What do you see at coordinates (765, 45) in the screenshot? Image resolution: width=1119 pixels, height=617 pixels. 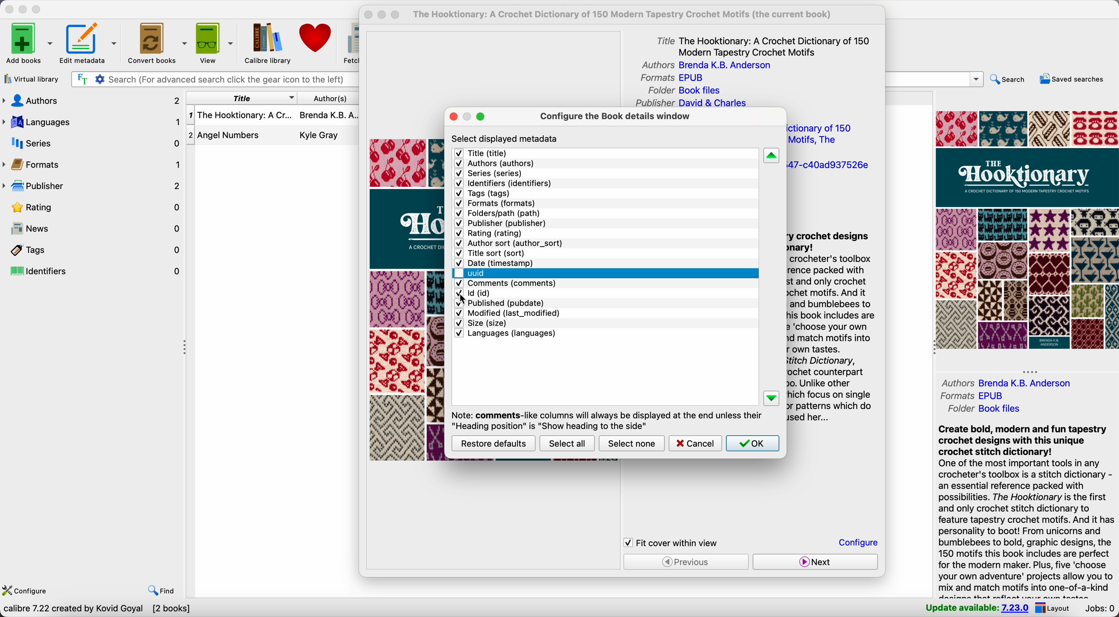 I see `title` at bounding box center [765, 45].